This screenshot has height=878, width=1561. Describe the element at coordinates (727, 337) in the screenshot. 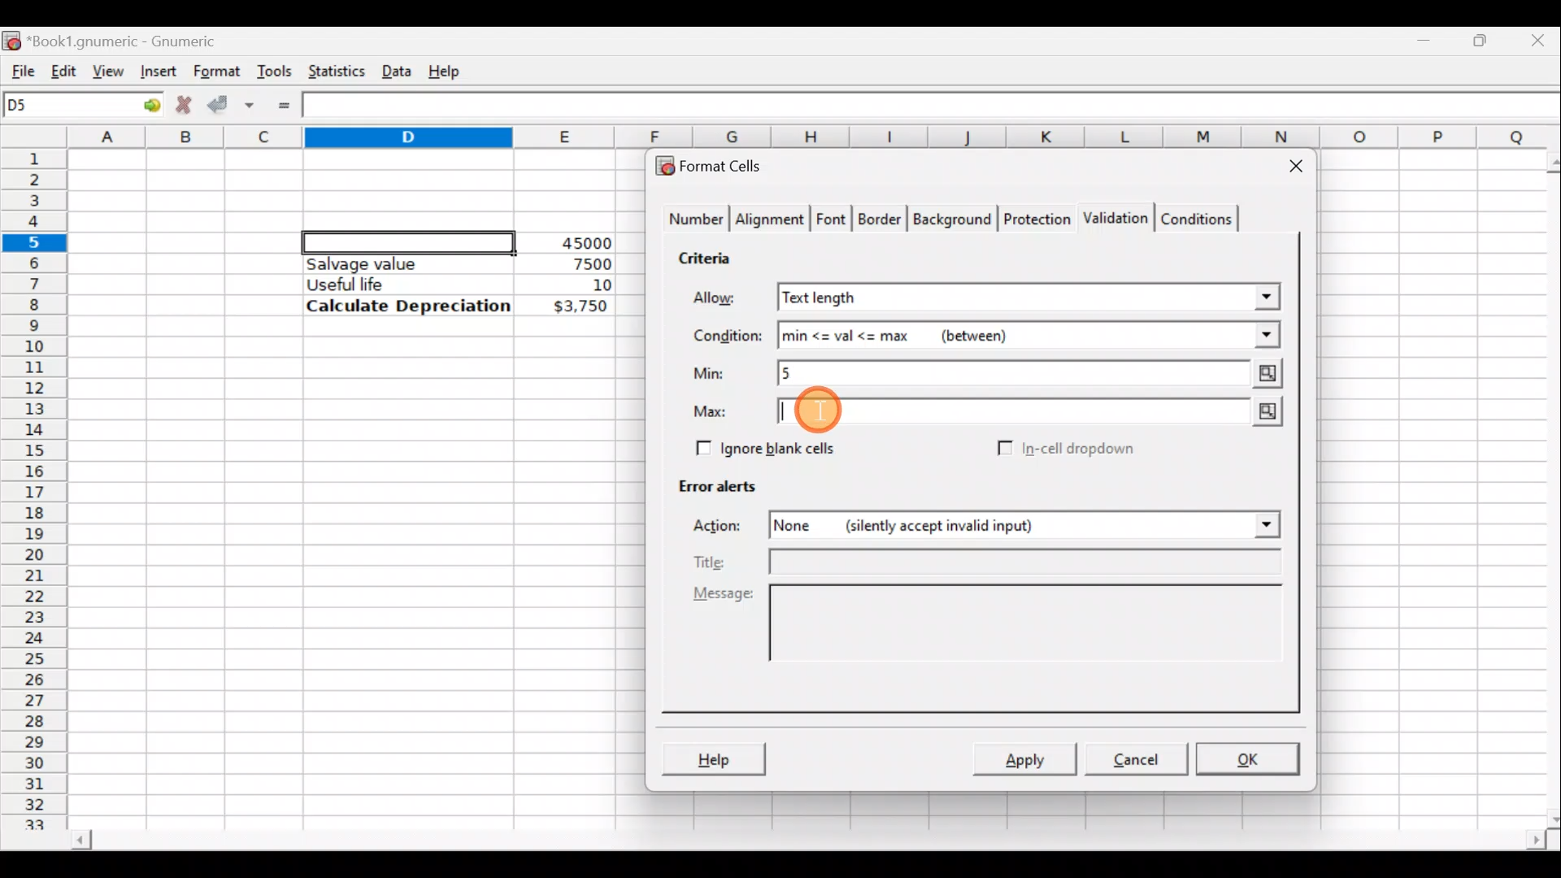

I see `Condition` at that location.